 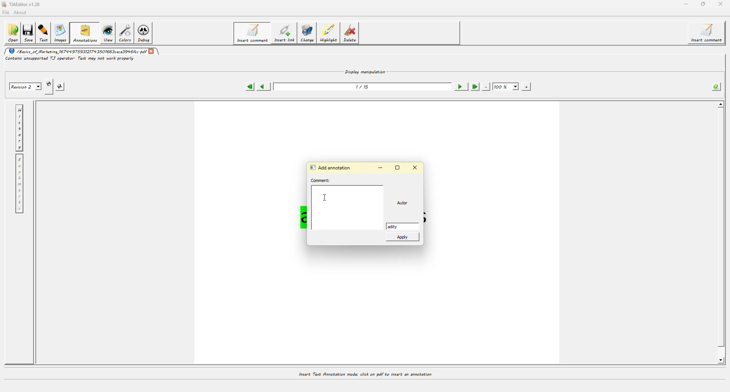 I want to click on maximize, so click(x=703, y=4).